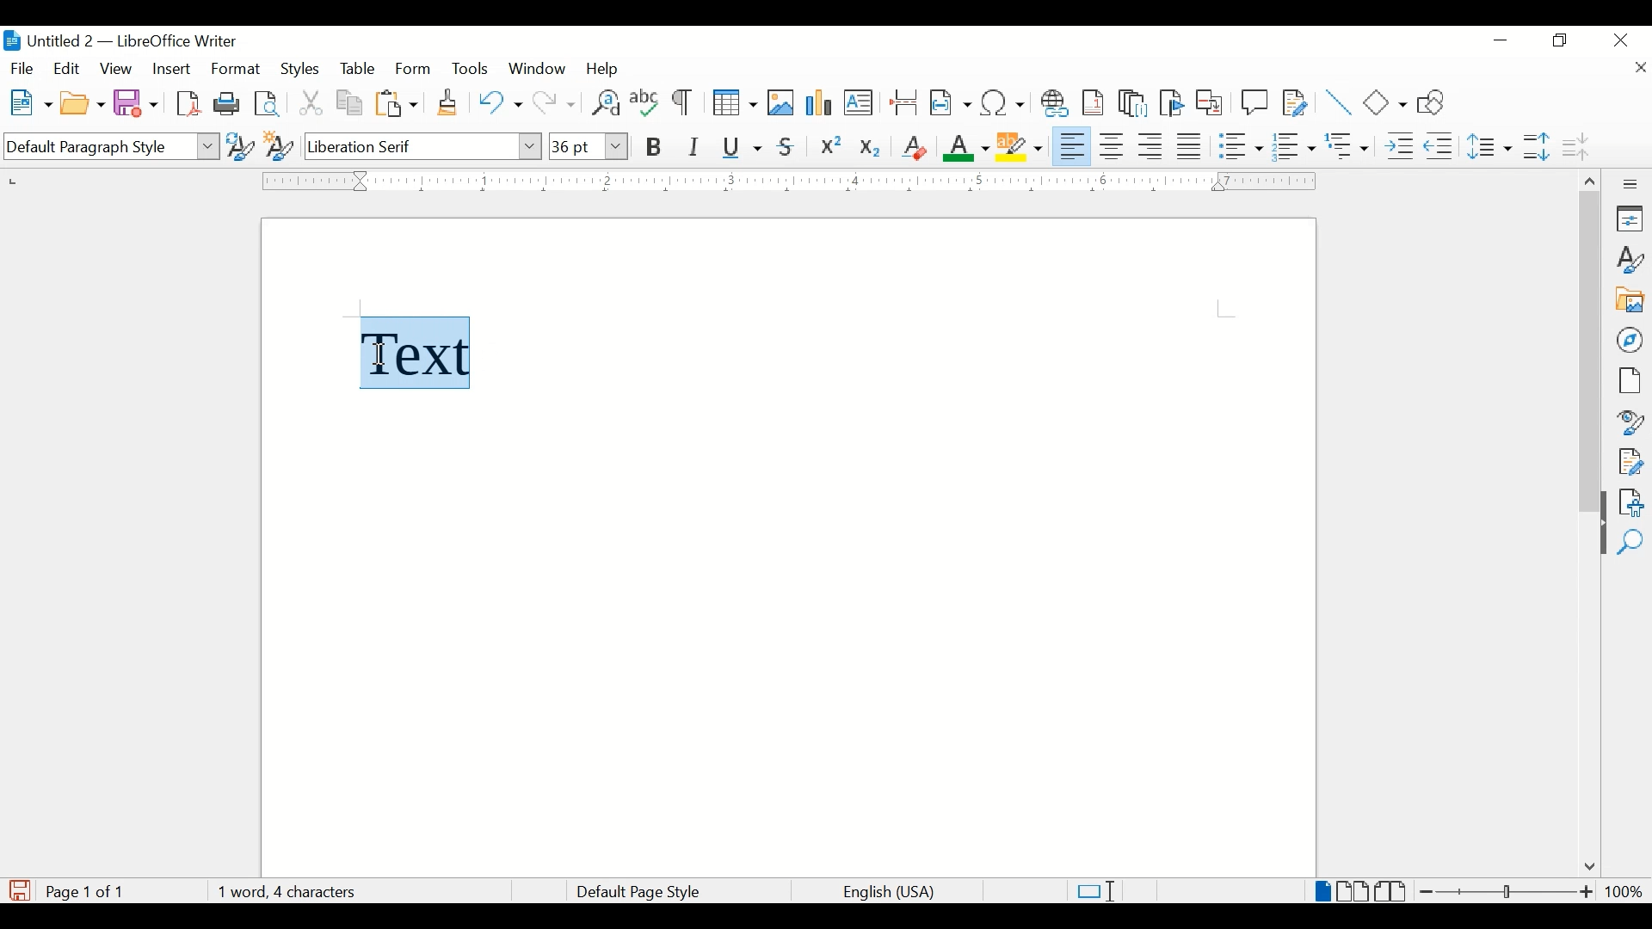 The height and width of the screenshot is (929, 1652). Describe the element at coordinates (1631, 420) in the screenshot. I see `style inspector` at that location.